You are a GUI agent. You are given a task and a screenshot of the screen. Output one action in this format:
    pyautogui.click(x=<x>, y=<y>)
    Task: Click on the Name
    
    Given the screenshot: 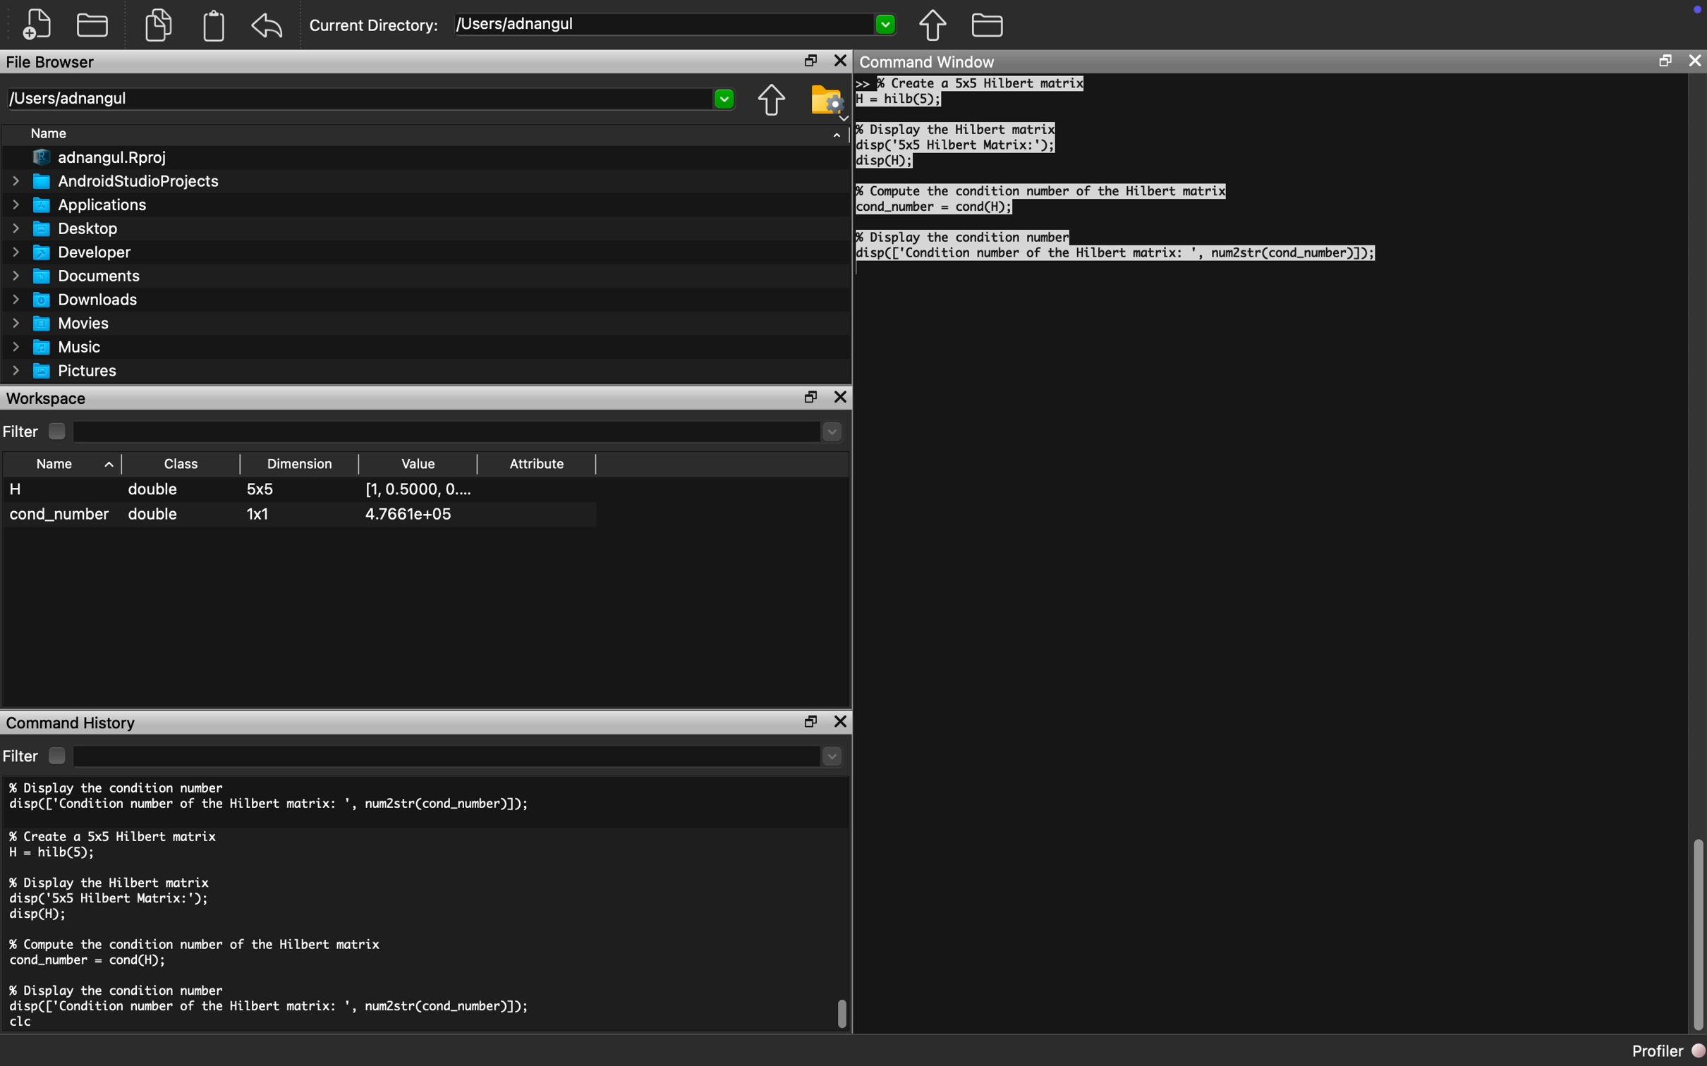 What is the action you would take?
    pyautogui.click(x=47, y=133)
    